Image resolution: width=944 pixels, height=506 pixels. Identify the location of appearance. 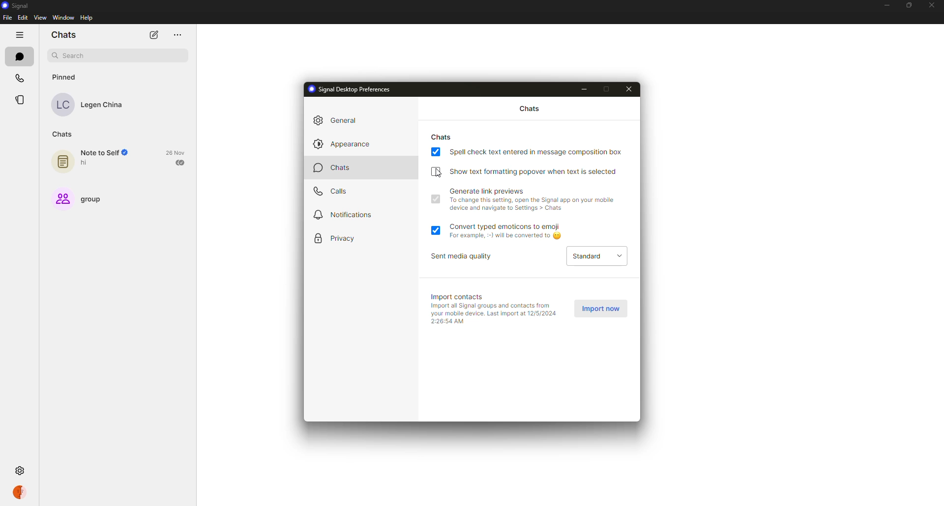
(340, 144).